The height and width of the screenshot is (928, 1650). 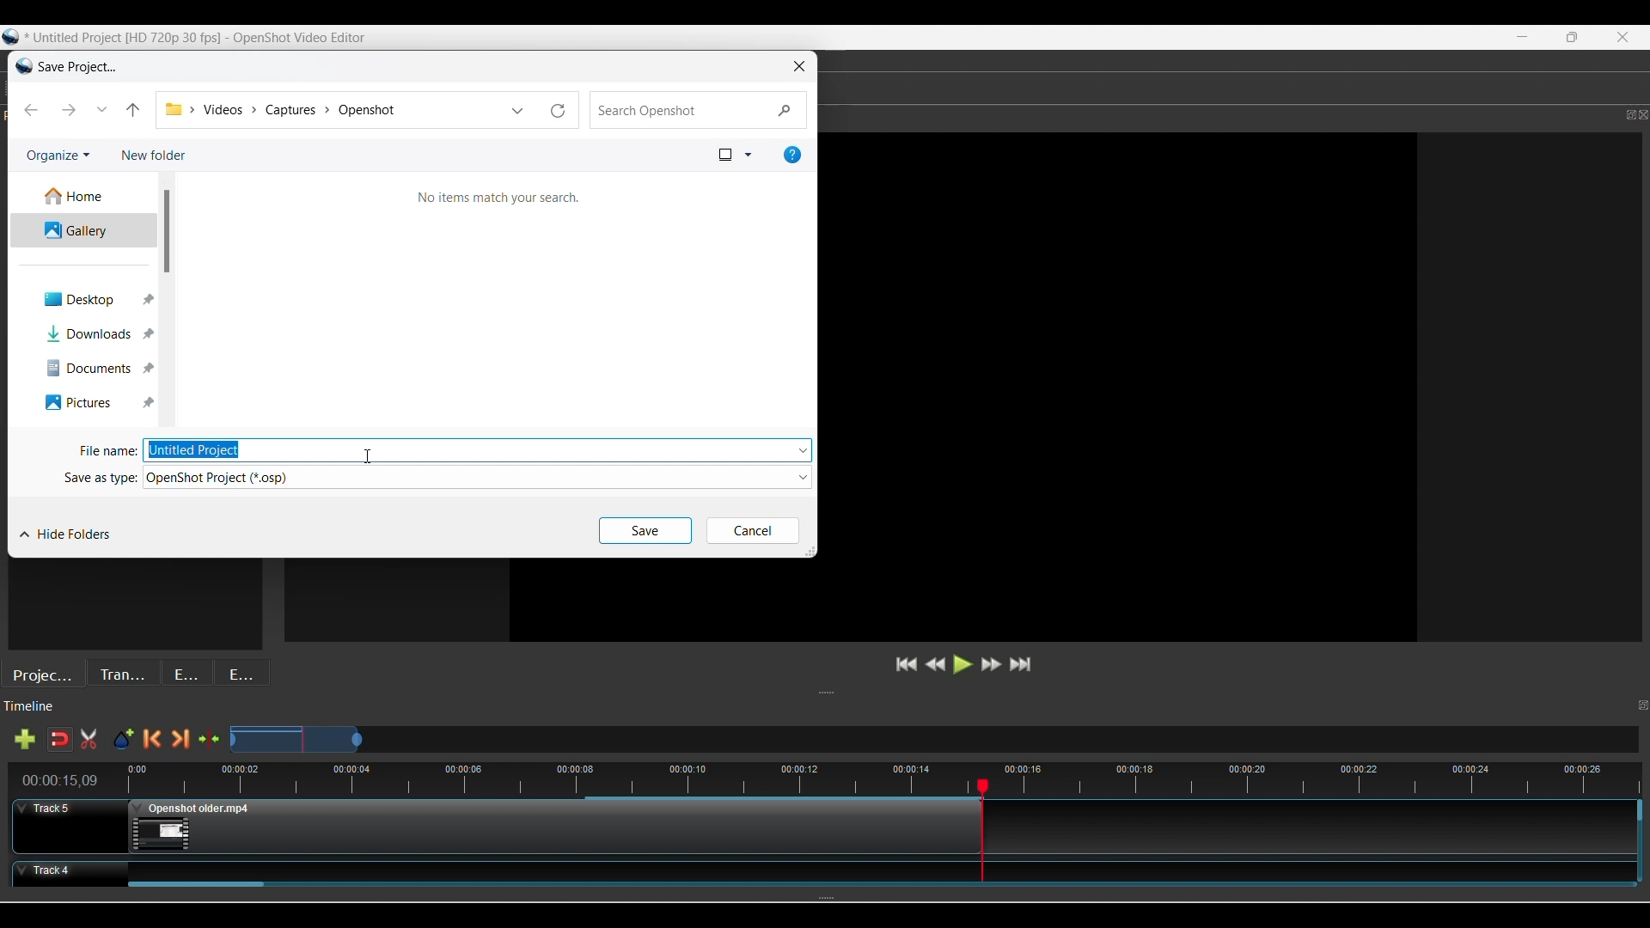 What do you see at coordinates (89, 739) in the screenshot?
I see `Cut` at bounding box center [89, 739].